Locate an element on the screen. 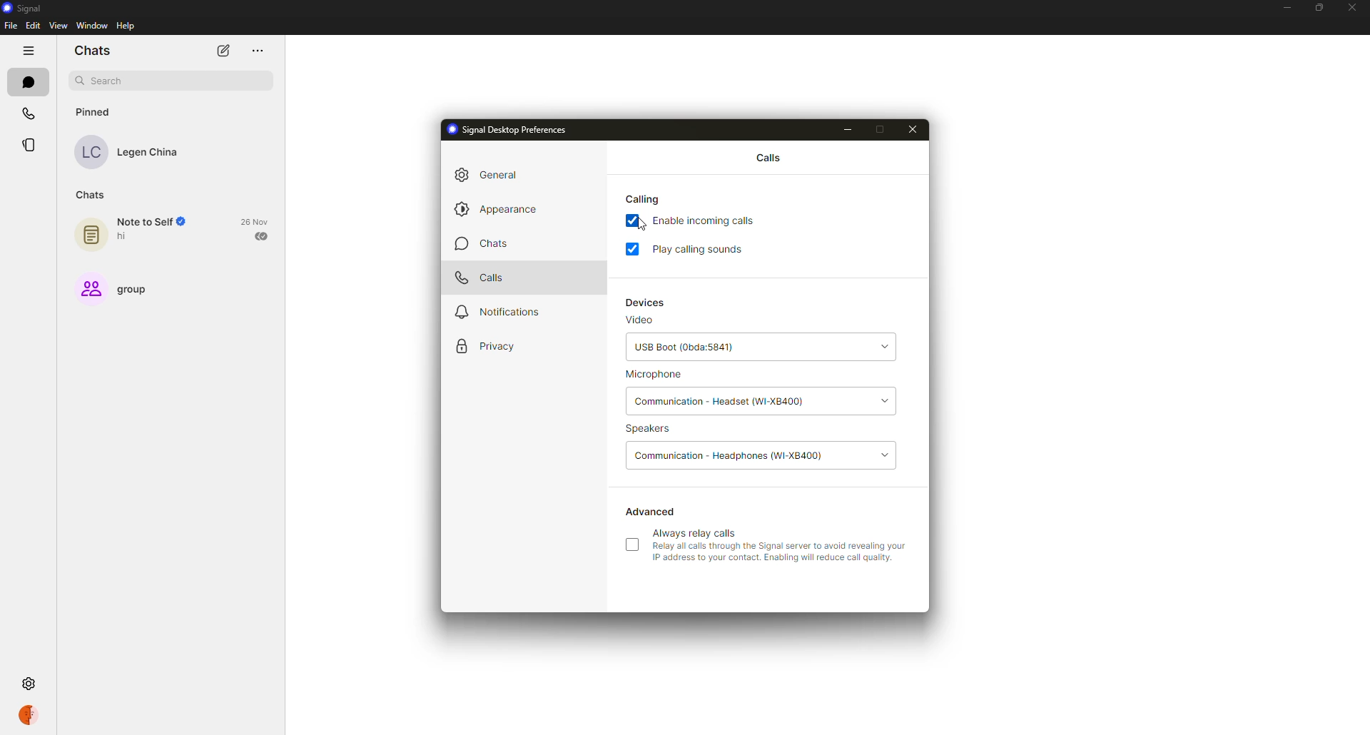 The width and height of the screenshot is (1370, 735). date is located at coordinates (254, 221).